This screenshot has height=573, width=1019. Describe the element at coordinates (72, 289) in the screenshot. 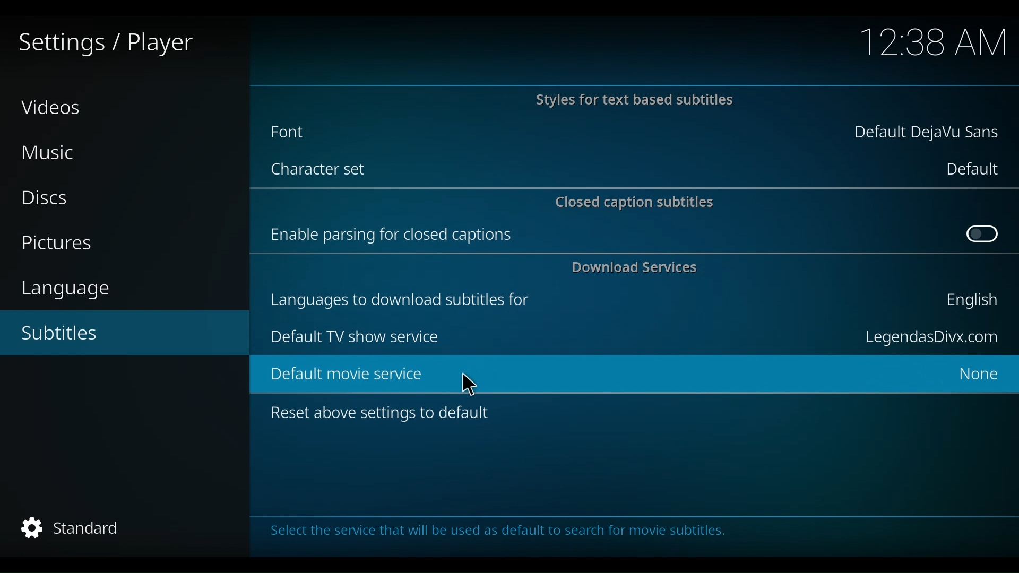

I see `language` at that location.